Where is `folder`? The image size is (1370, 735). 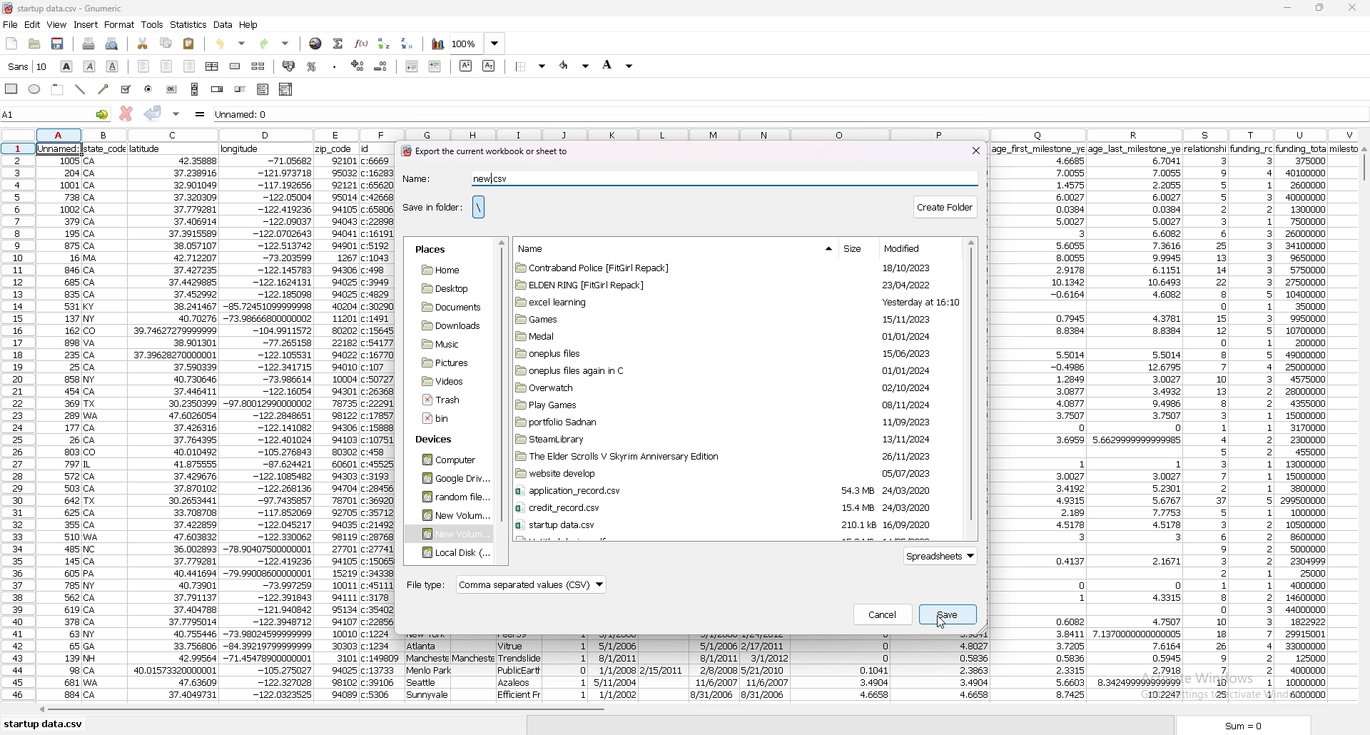
folder is located at coordinates (445, 345).